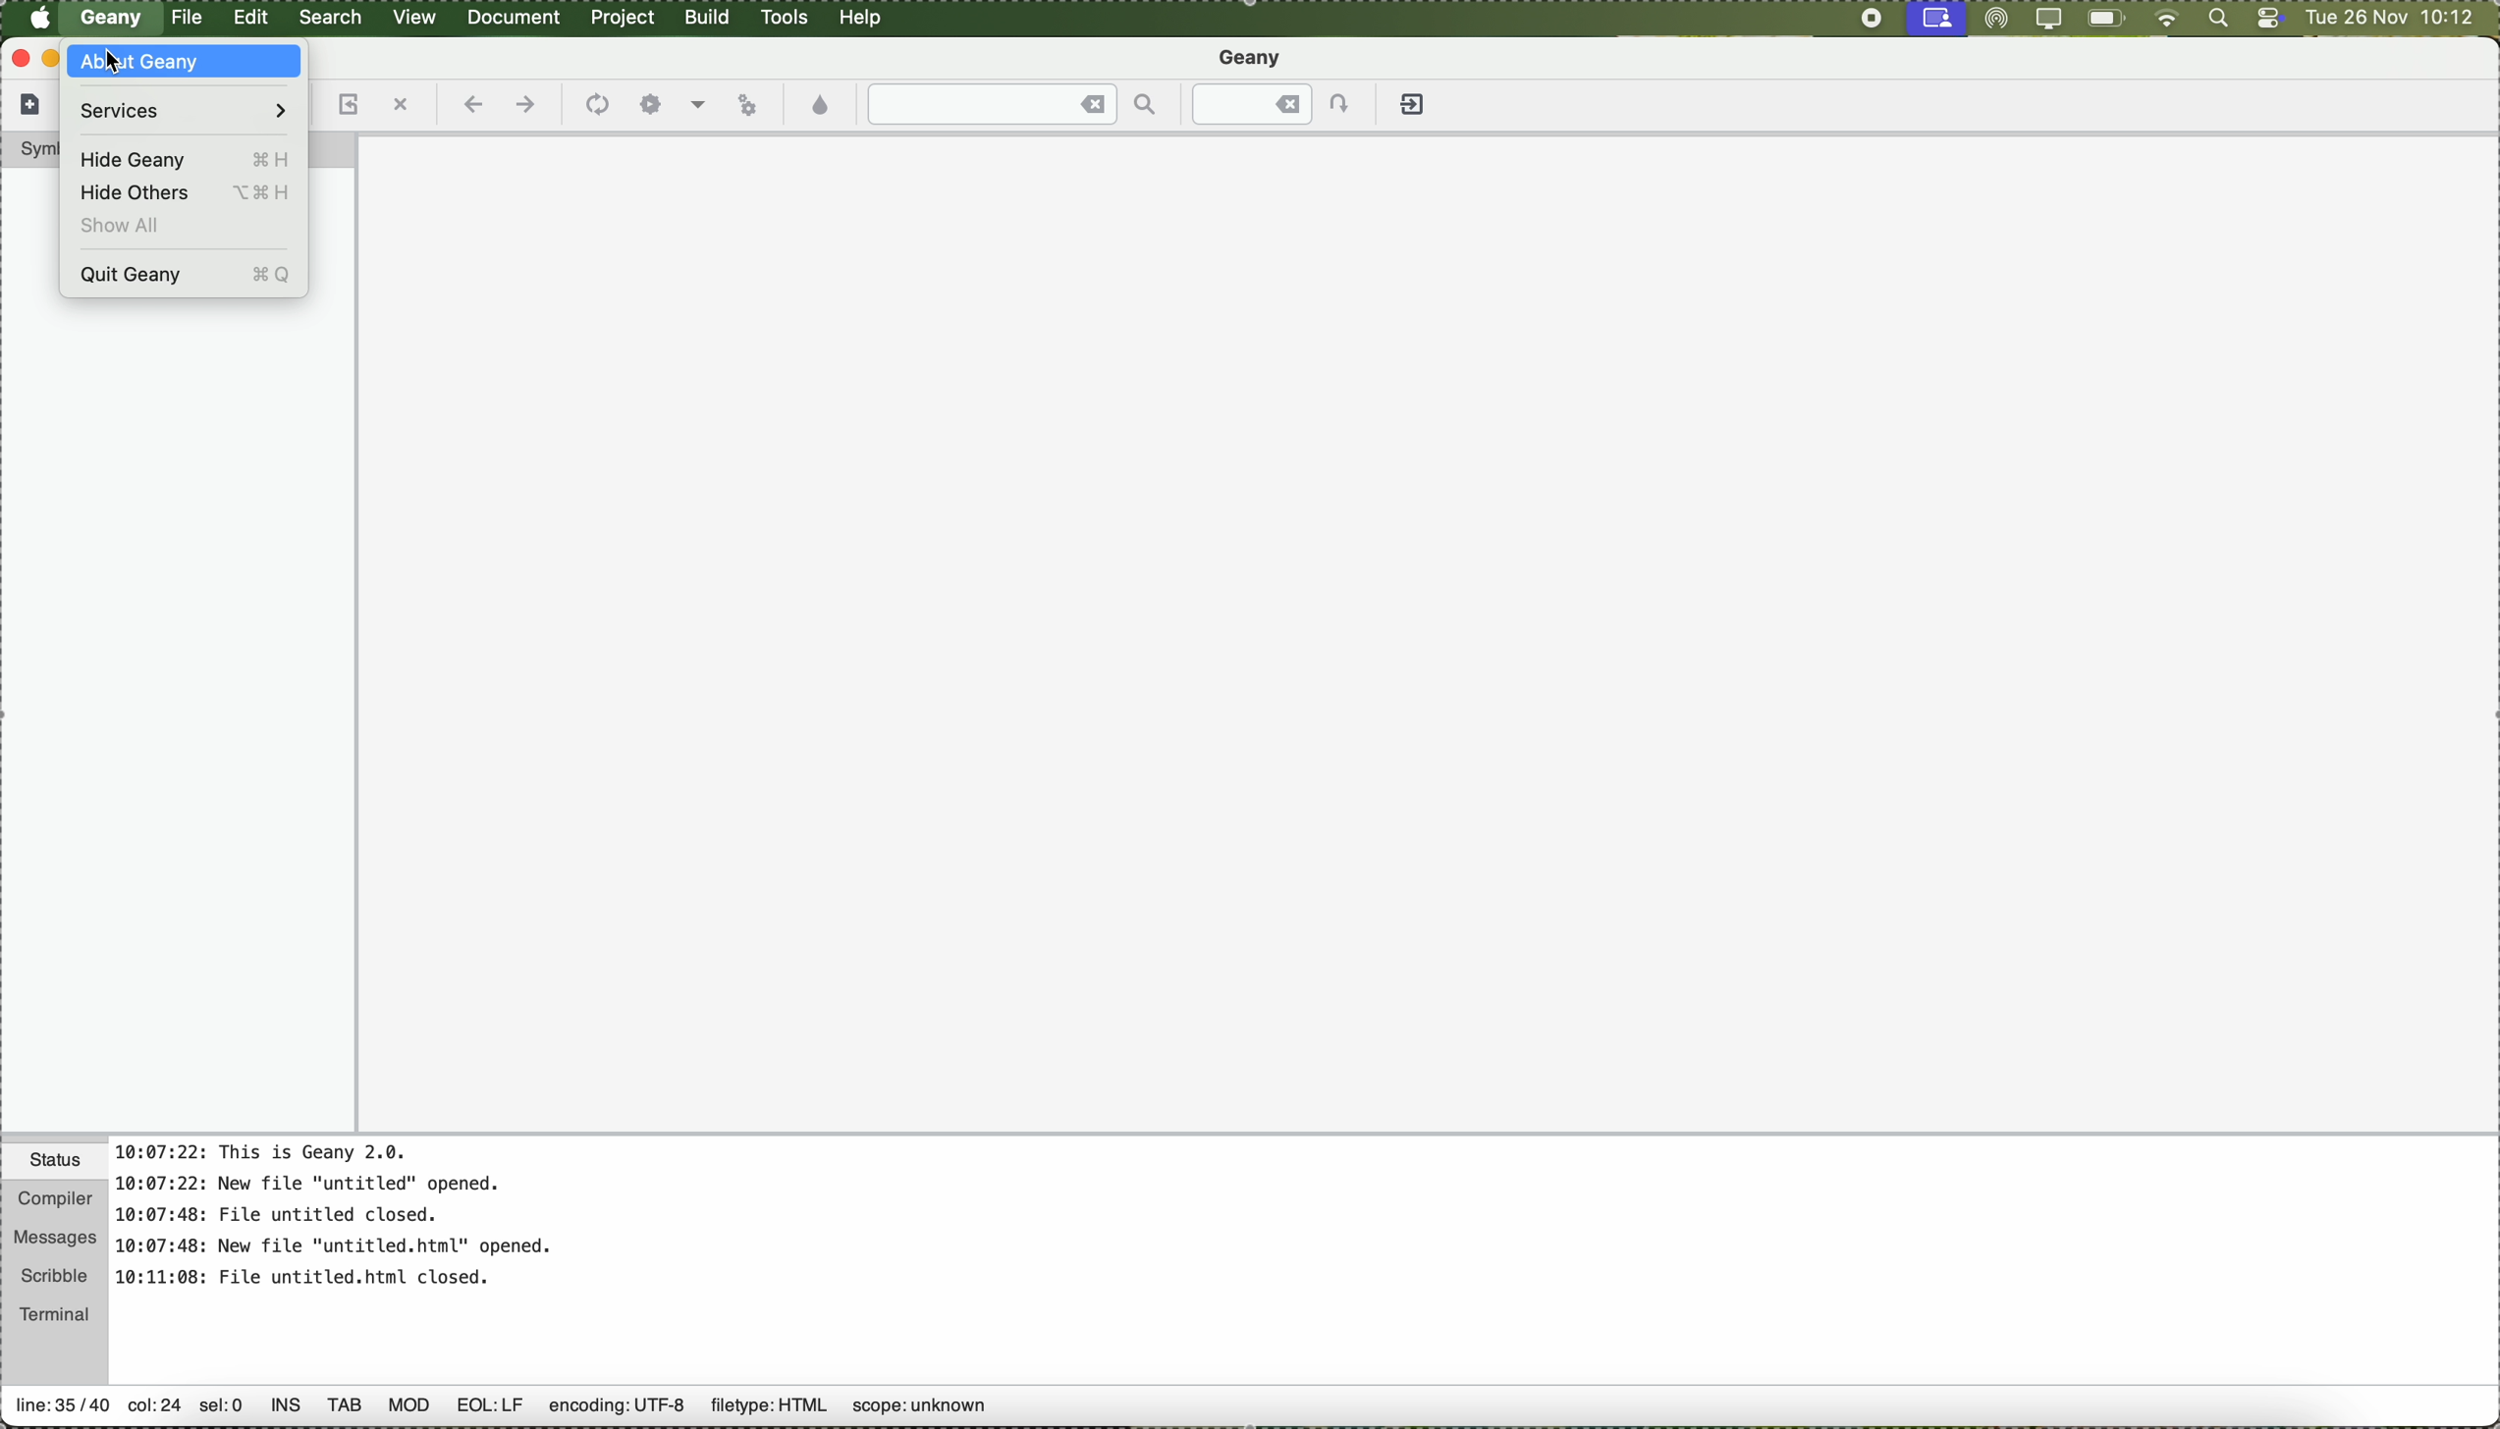 This screenshot has height=1429, width=2500. I want to click on encoding: UTF-8, so click(615, 1411).